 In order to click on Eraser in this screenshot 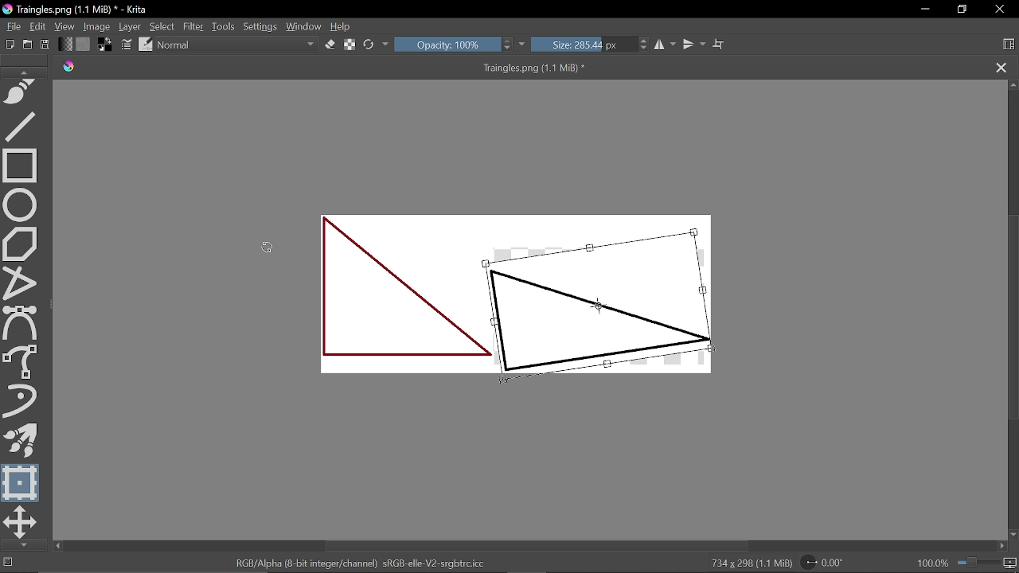, I will do `click(331, 45)`.